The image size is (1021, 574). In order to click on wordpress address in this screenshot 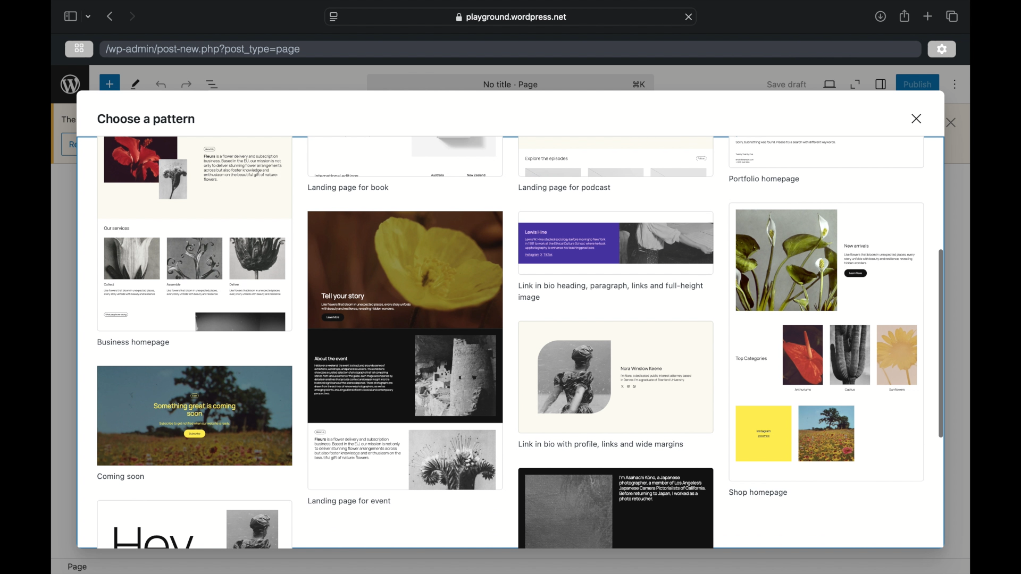, I will do `click(204, 49)`.